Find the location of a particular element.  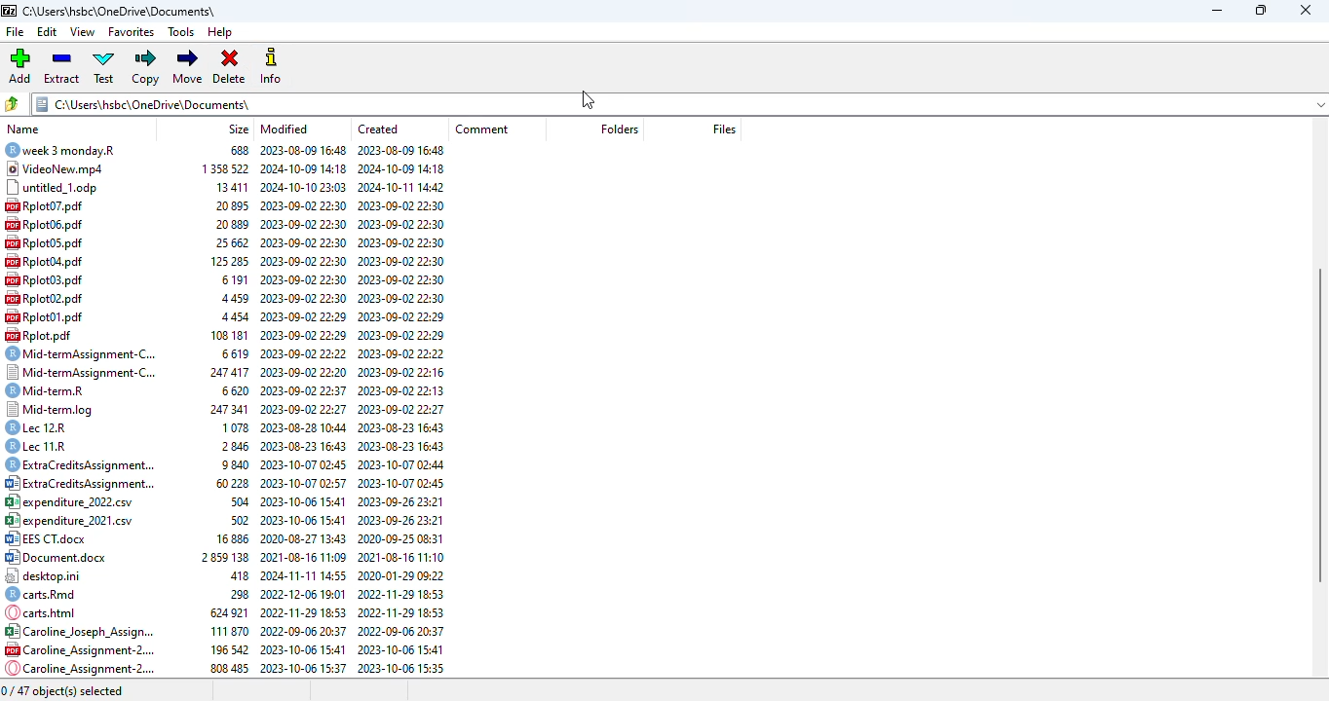

2022-09-06 20:37 is located at coordinates (400, 632).